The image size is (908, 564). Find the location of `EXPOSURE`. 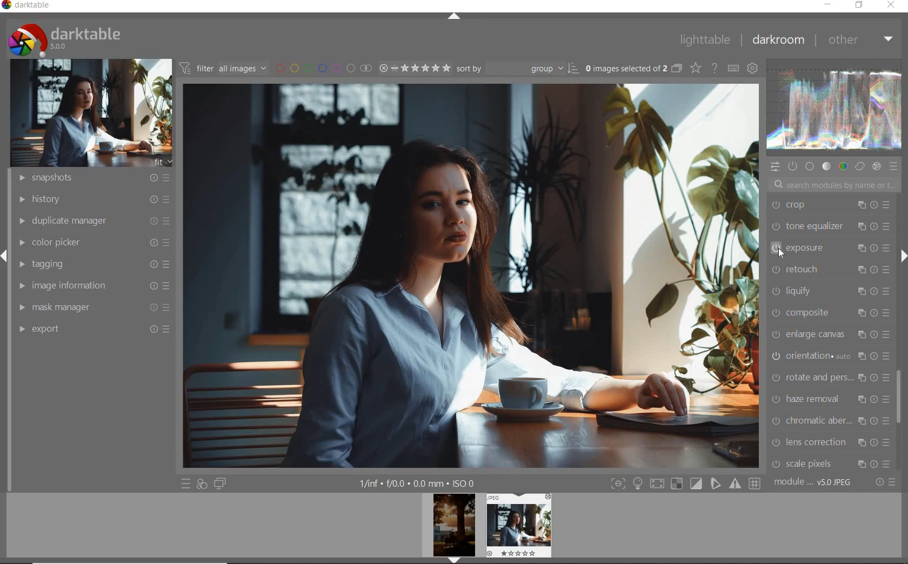

EXPOSURE is located at coordinates (829, 248).